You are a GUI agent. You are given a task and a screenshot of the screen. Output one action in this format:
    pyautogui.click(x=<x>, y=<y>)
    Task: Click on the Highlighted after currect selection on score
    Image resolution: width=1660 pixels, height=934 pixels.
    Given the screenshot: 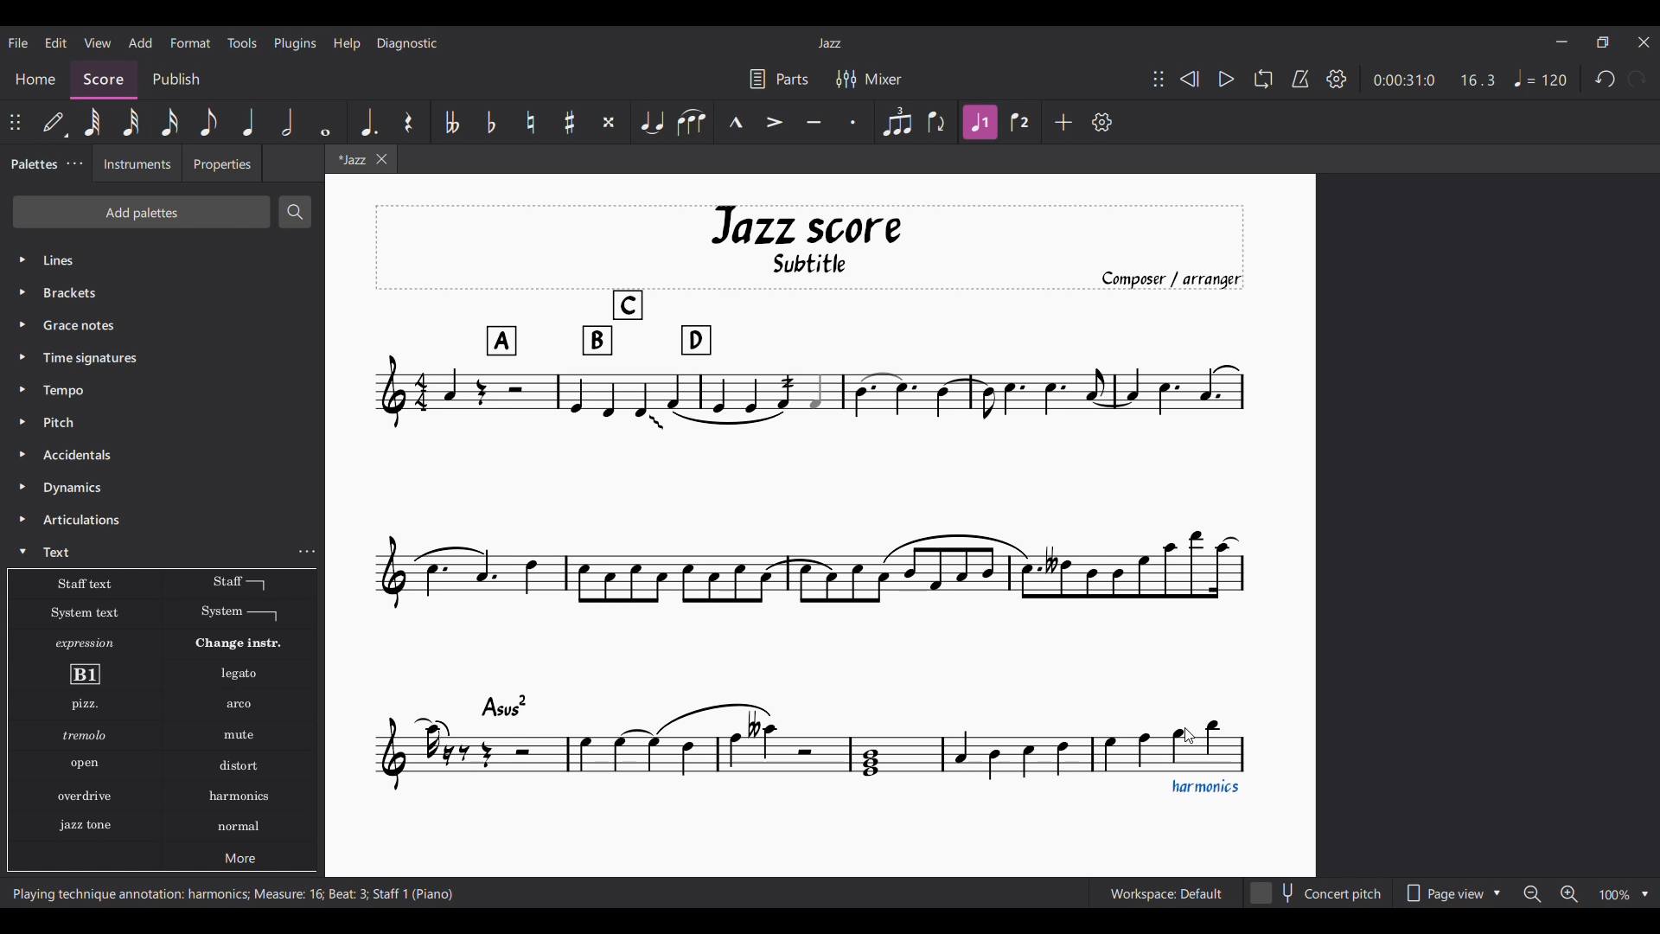 What is the action you would take?
    pyautogui.click(x=980, y=121)
    